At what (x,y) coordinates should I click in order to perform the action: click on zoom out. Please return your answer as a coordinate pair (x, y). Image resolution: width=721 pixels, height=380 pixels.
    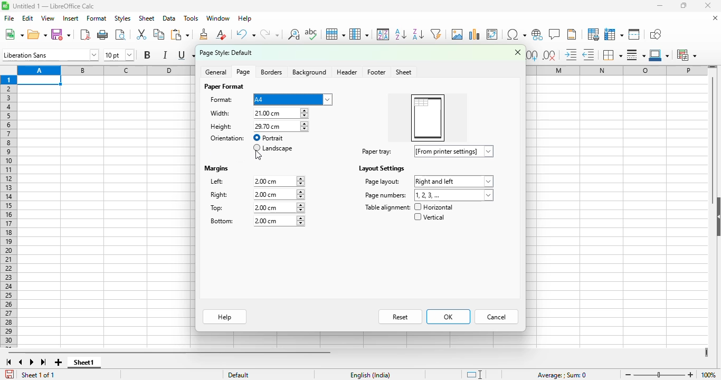
    Looking at the image, I should click on (628, 375).